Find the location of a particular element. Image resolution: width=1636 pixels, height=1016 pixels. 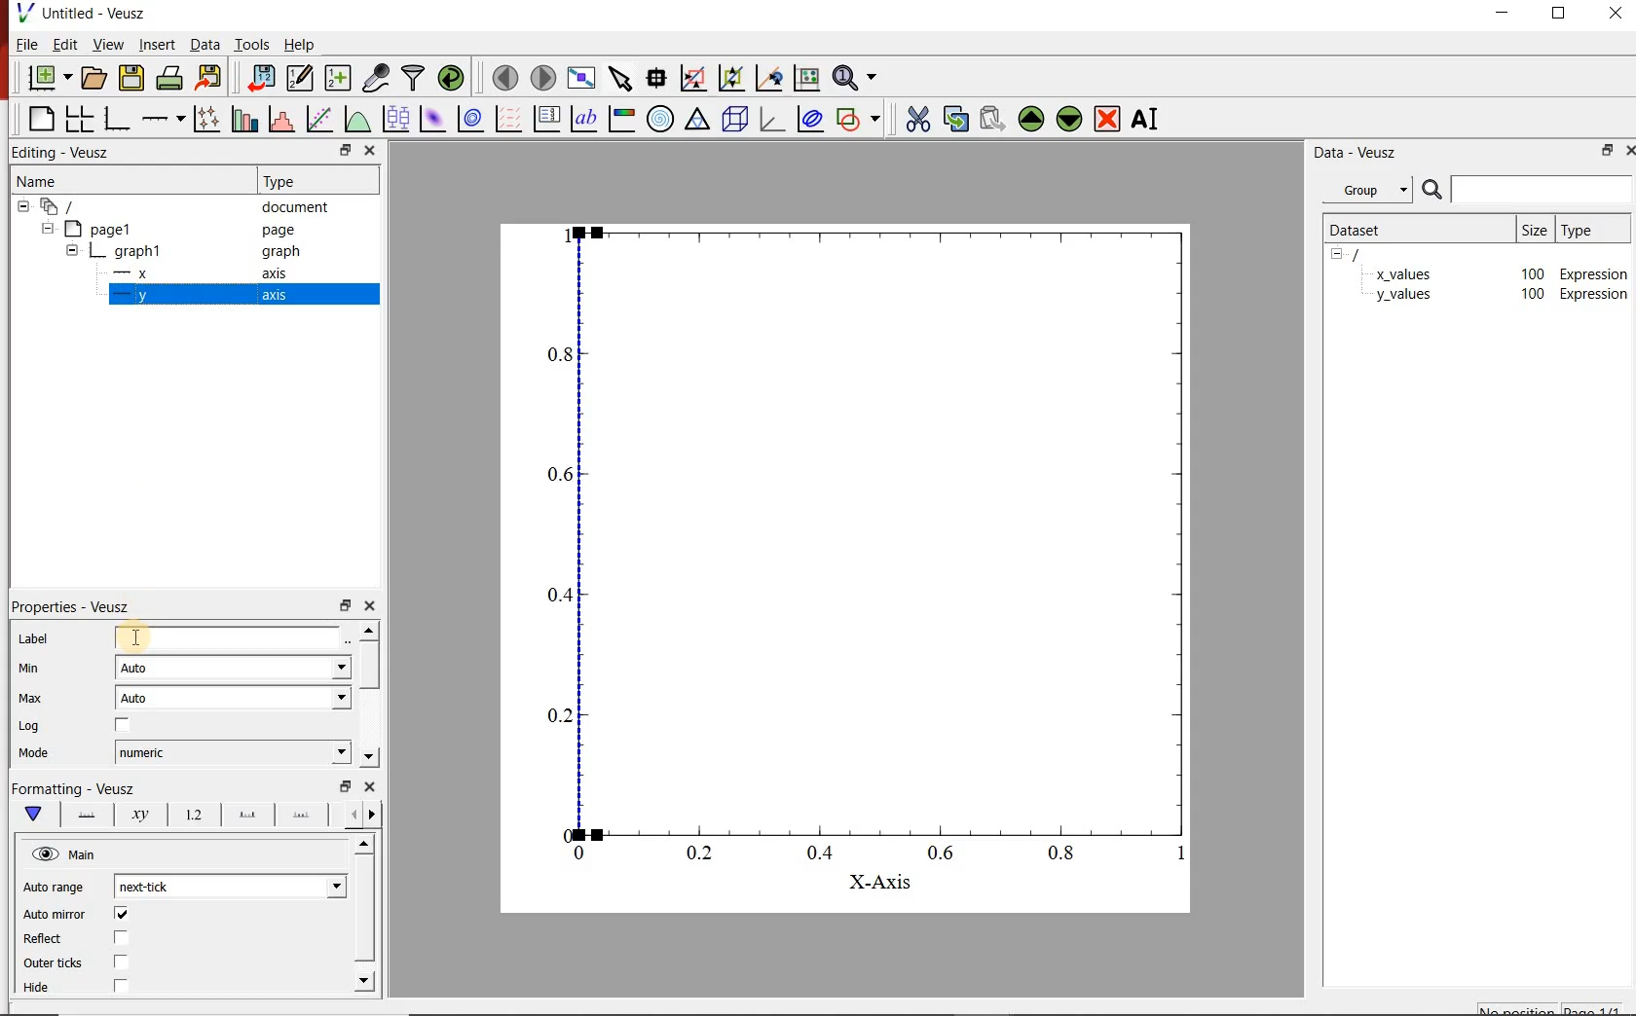

axis lane is located at coordinates (88, 816).